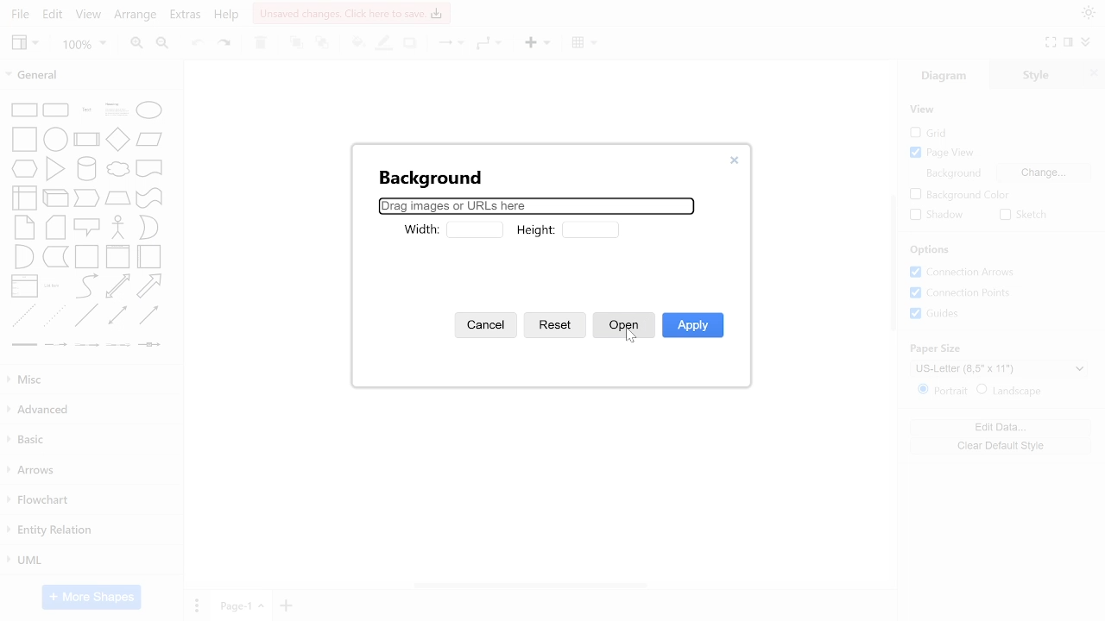 The image size is (1105, 621). Describe the element at coordinates (735, 160) in the screenshot. I see `close` at that location.